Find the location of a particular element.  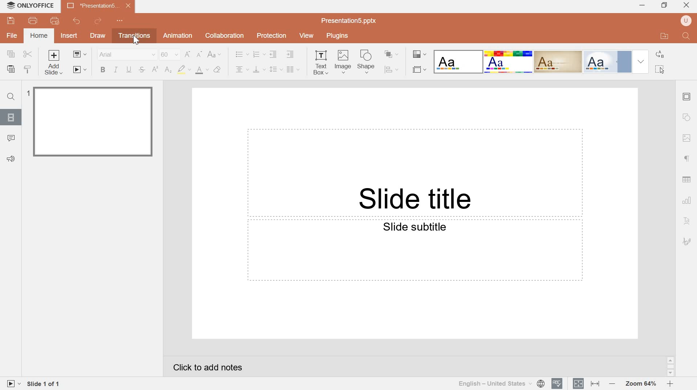

paragraph settings is located at coordinates (685, 159).